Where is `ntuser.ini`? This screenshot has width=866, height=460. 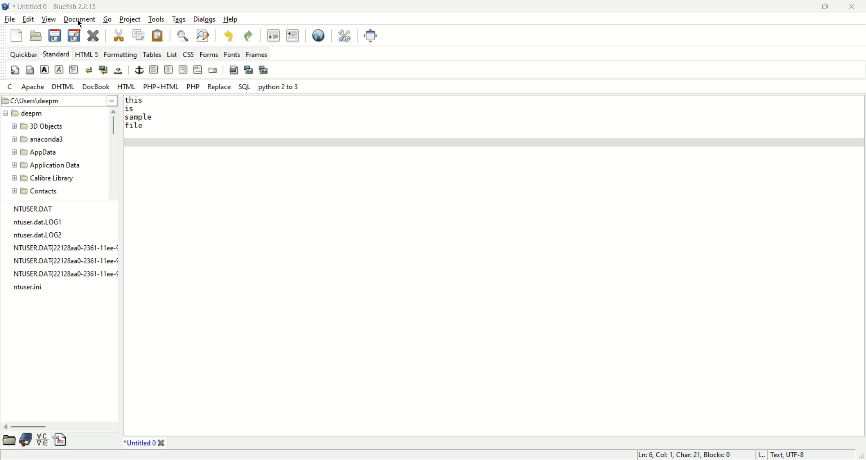 ntuser.ini is located at coordinates (28, 287).